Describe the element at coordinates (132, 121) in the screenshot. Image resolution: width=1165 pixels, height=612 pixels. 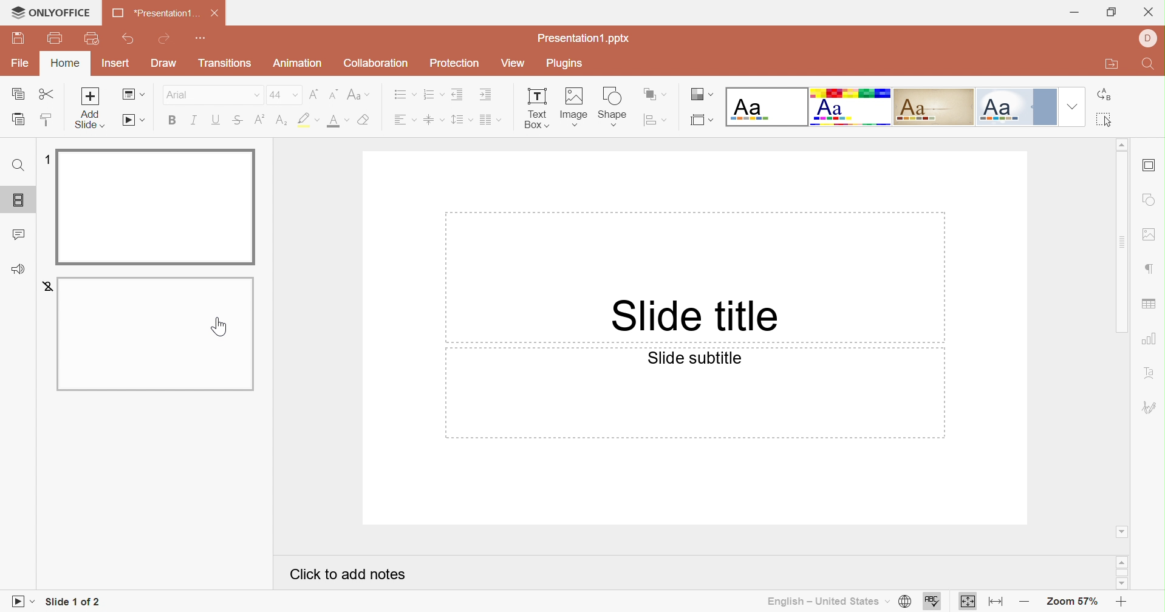
I see `Start slideshow` at that location.